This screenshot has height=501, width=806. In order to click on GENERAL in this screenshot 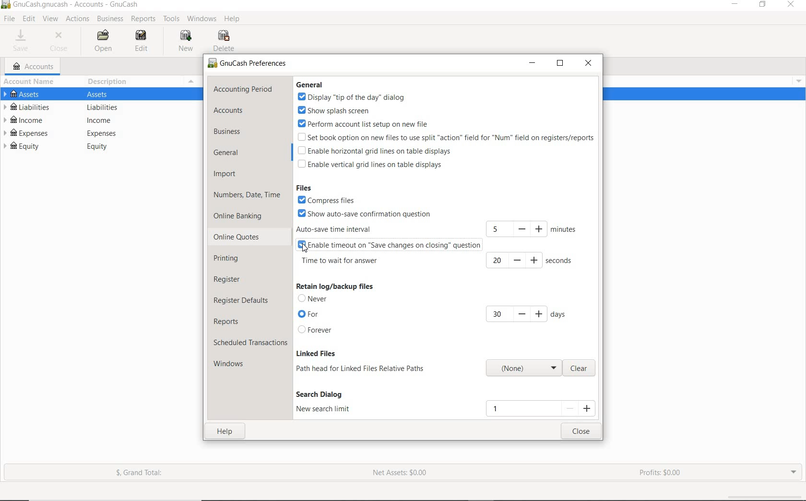, I will do `click(235, 153)`.